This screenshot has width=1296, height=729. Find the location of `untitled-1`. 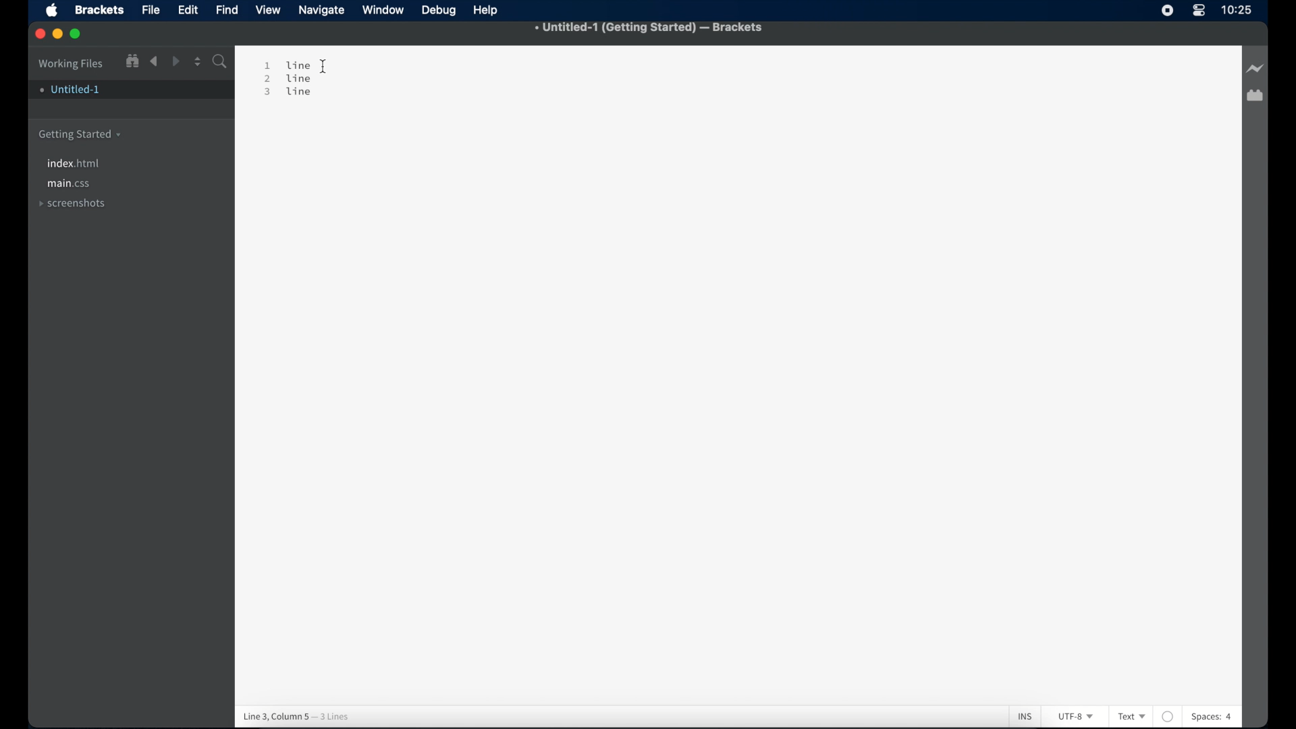

untitled-1 is located at coordinates (71, 92).